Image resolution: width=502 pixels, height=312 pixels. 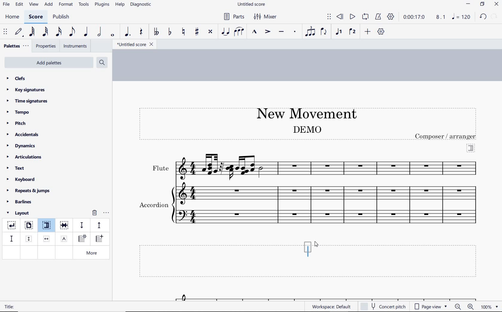 What do you see at coordinates (339, 32) in the screenshot?
I see `voice1` at bounding box center [339, 32].